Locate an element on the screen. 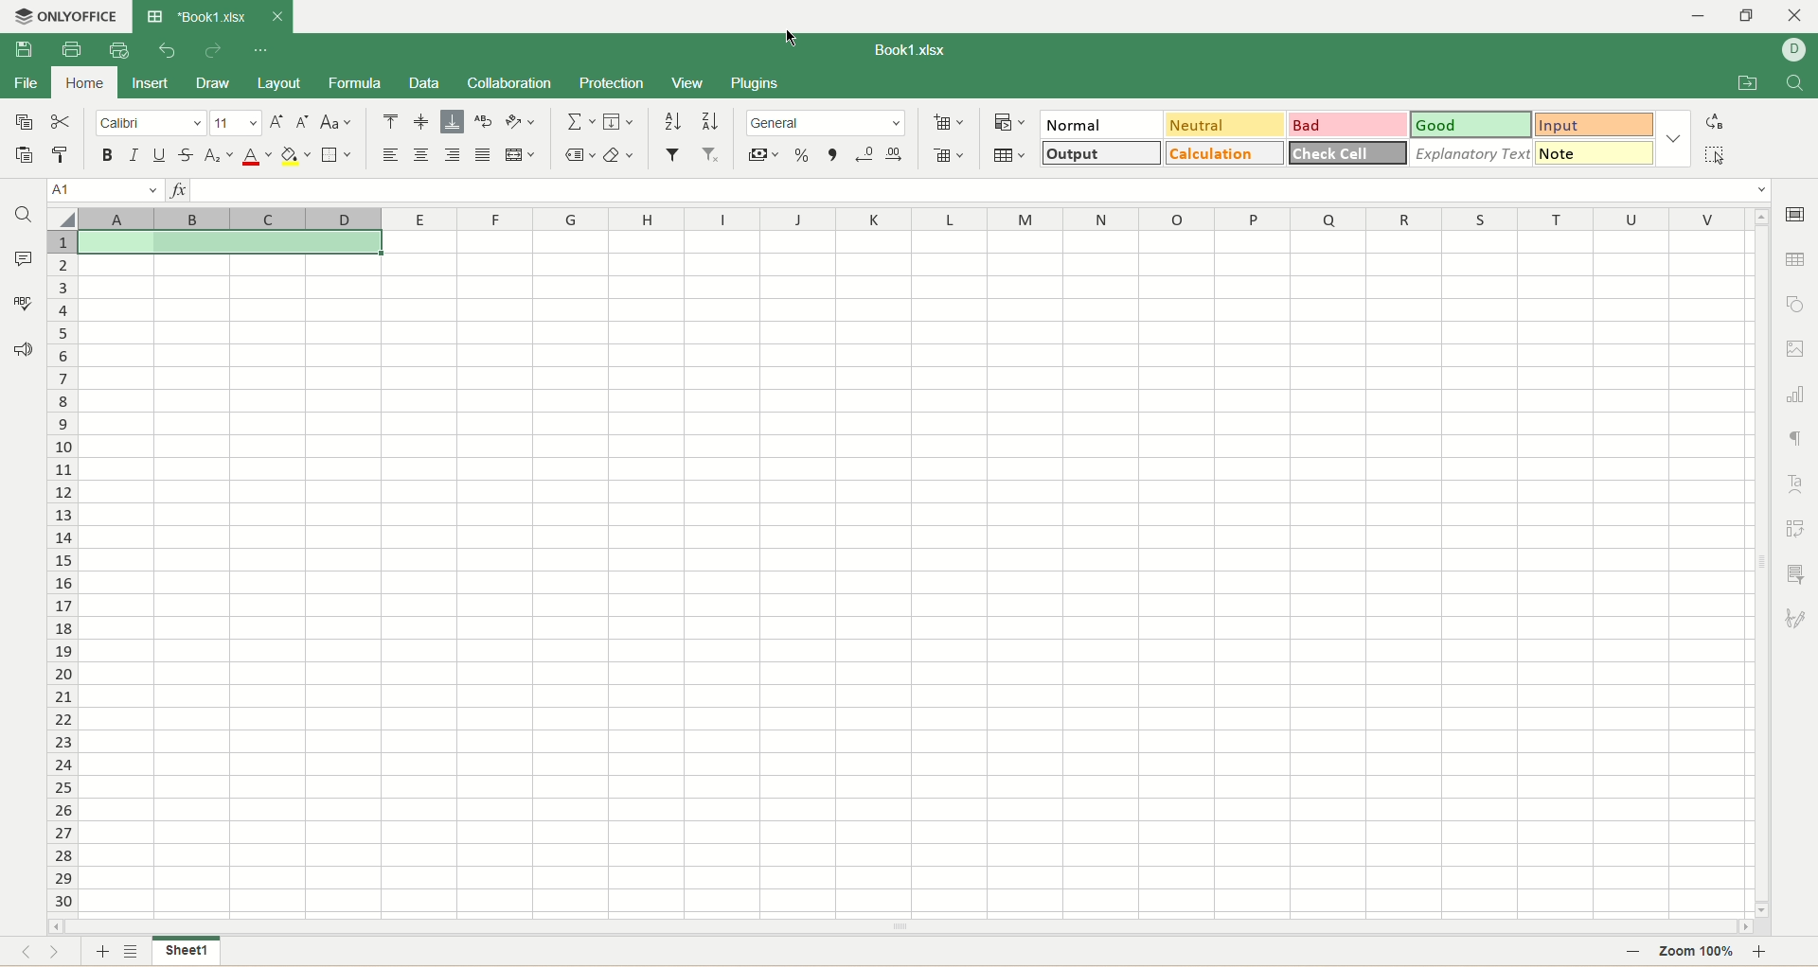  bold is located at coordinates (108, 154).